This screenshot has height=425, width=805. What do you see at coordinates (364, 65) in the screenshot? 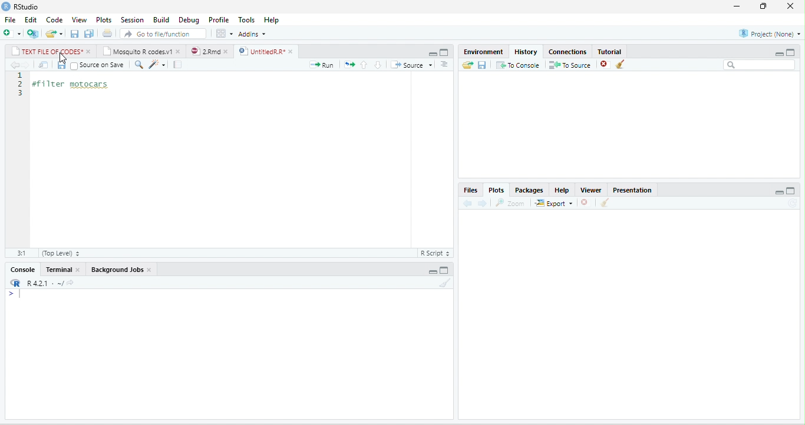
I see `up` at bounding box center [364, 65].